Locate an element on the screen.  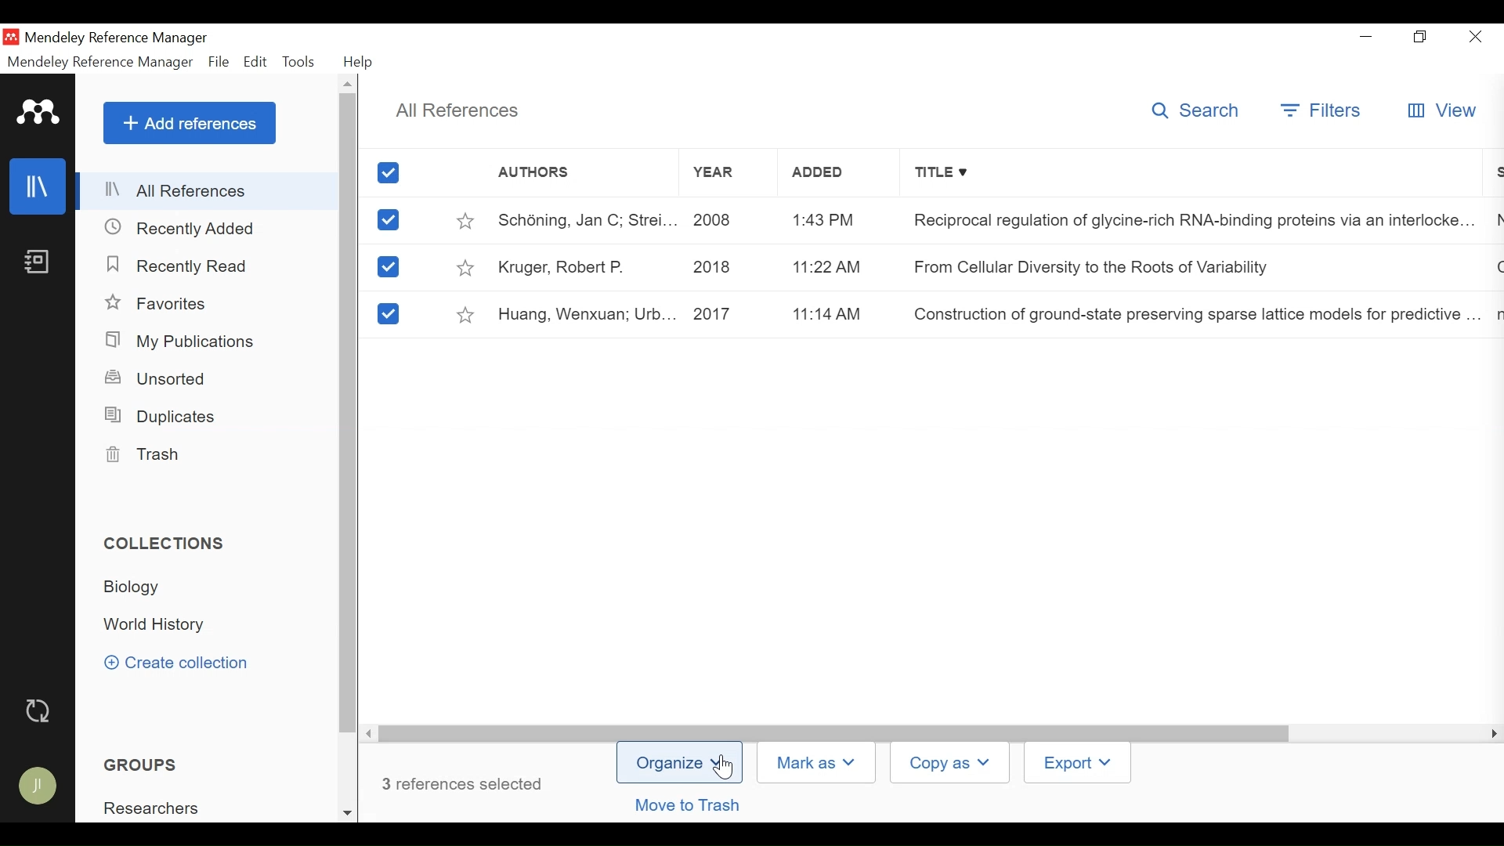
Collection is located at coordinates (186, 807).